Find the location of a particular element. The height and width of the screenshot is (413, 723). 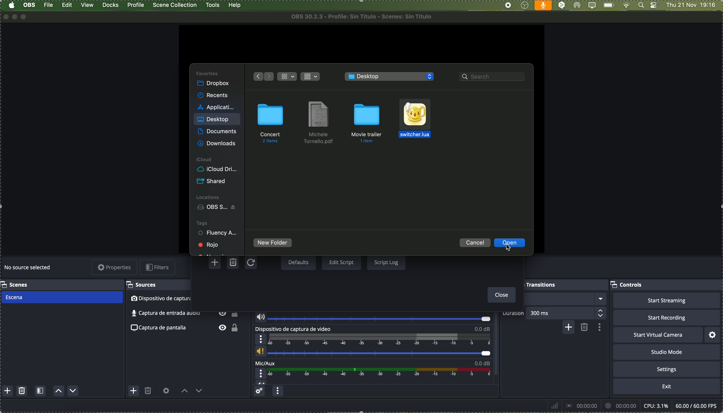

300 ms is located at coordinates (568, 313).